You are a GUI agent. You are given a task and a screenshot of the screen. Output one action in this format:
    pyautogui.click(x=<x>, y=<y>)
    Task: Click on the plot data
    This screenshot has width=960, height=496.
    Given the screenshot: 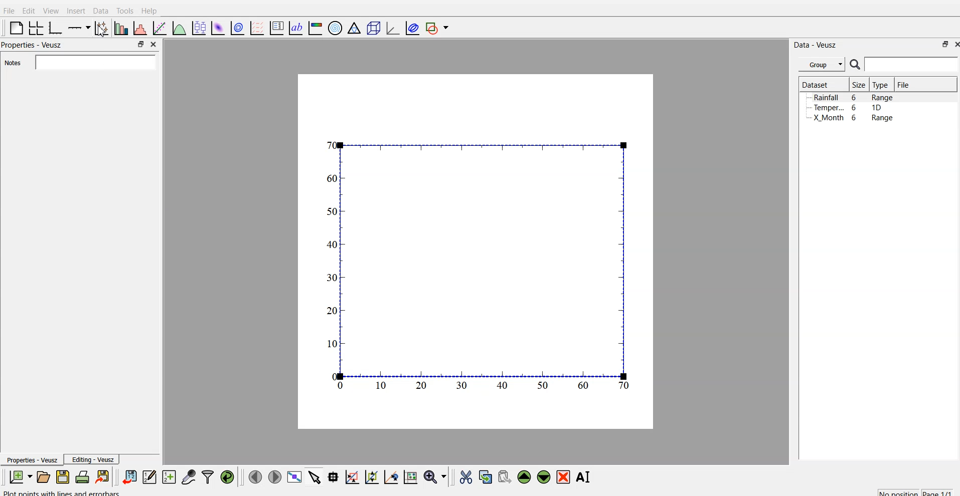 What is the action you would take?
    pyautogui.click(x=236, y=28)
    